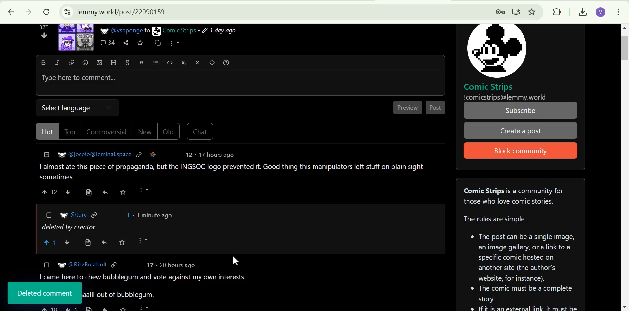 The image size is (629, 311). I want to click on 12 points, so click(55, 192).